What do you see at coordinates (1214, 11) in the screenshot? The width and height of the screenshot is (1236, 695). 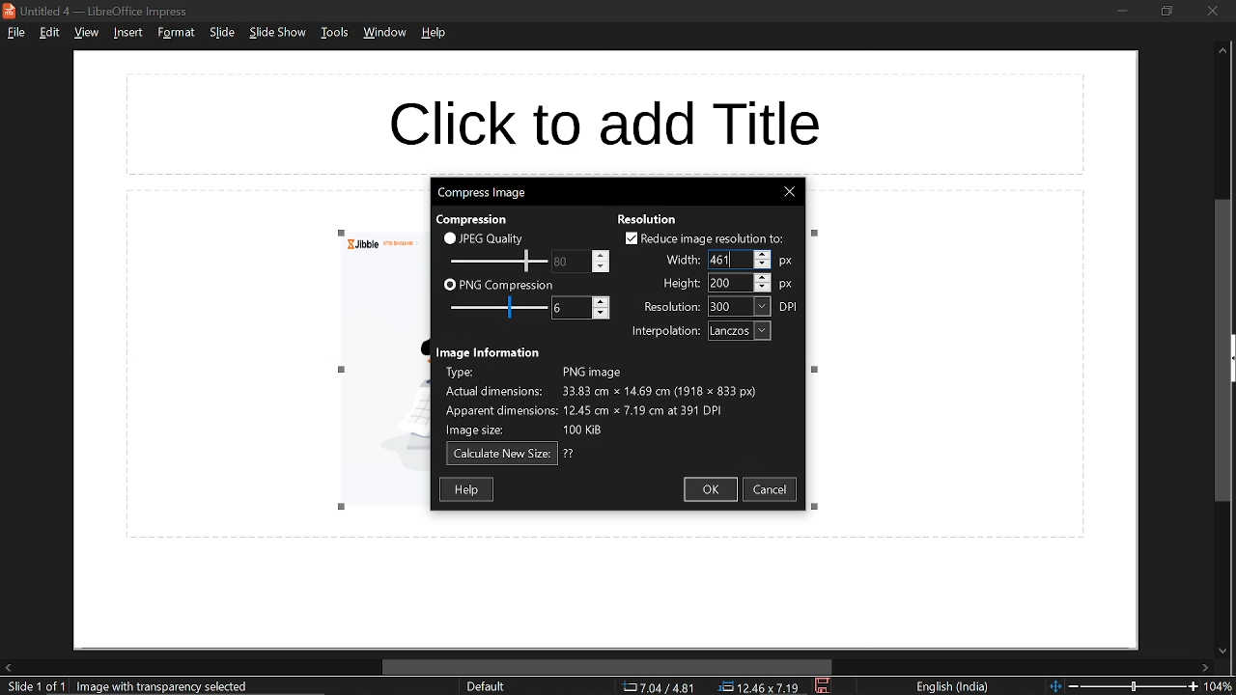 I see `close` at bounding box center [1214, 11].